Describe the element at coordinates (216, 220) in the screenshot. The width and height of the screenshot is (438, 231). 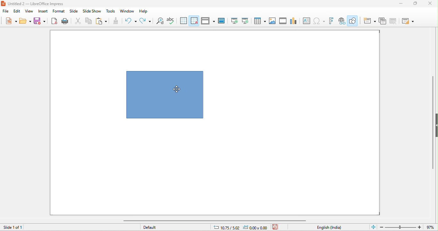
I see `horizontal scroll bar` at that location.